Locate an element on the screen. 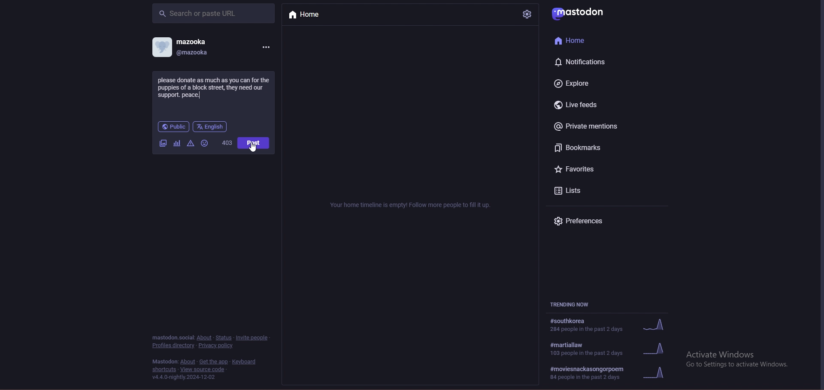 The height and width of the screenshot is (390, 824). cursor is located at coordinates (253, 147).